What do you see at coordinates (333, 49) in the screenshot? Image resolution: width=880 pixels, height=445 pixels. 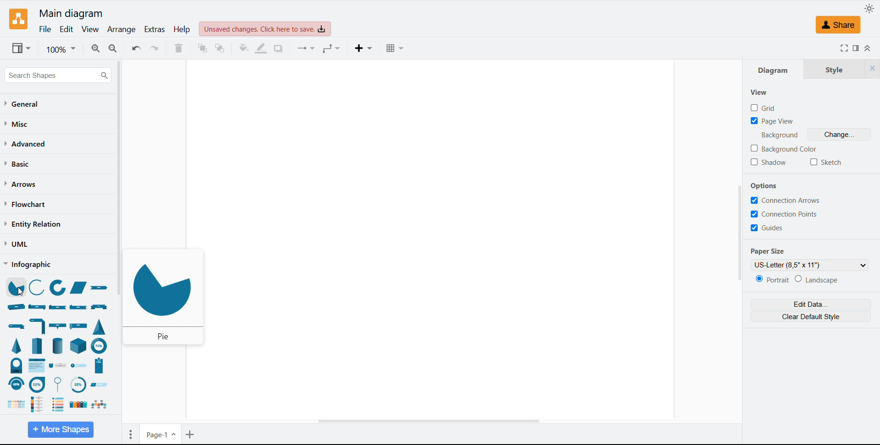 I see `Waypoints ` at bounding box center [333, 49].